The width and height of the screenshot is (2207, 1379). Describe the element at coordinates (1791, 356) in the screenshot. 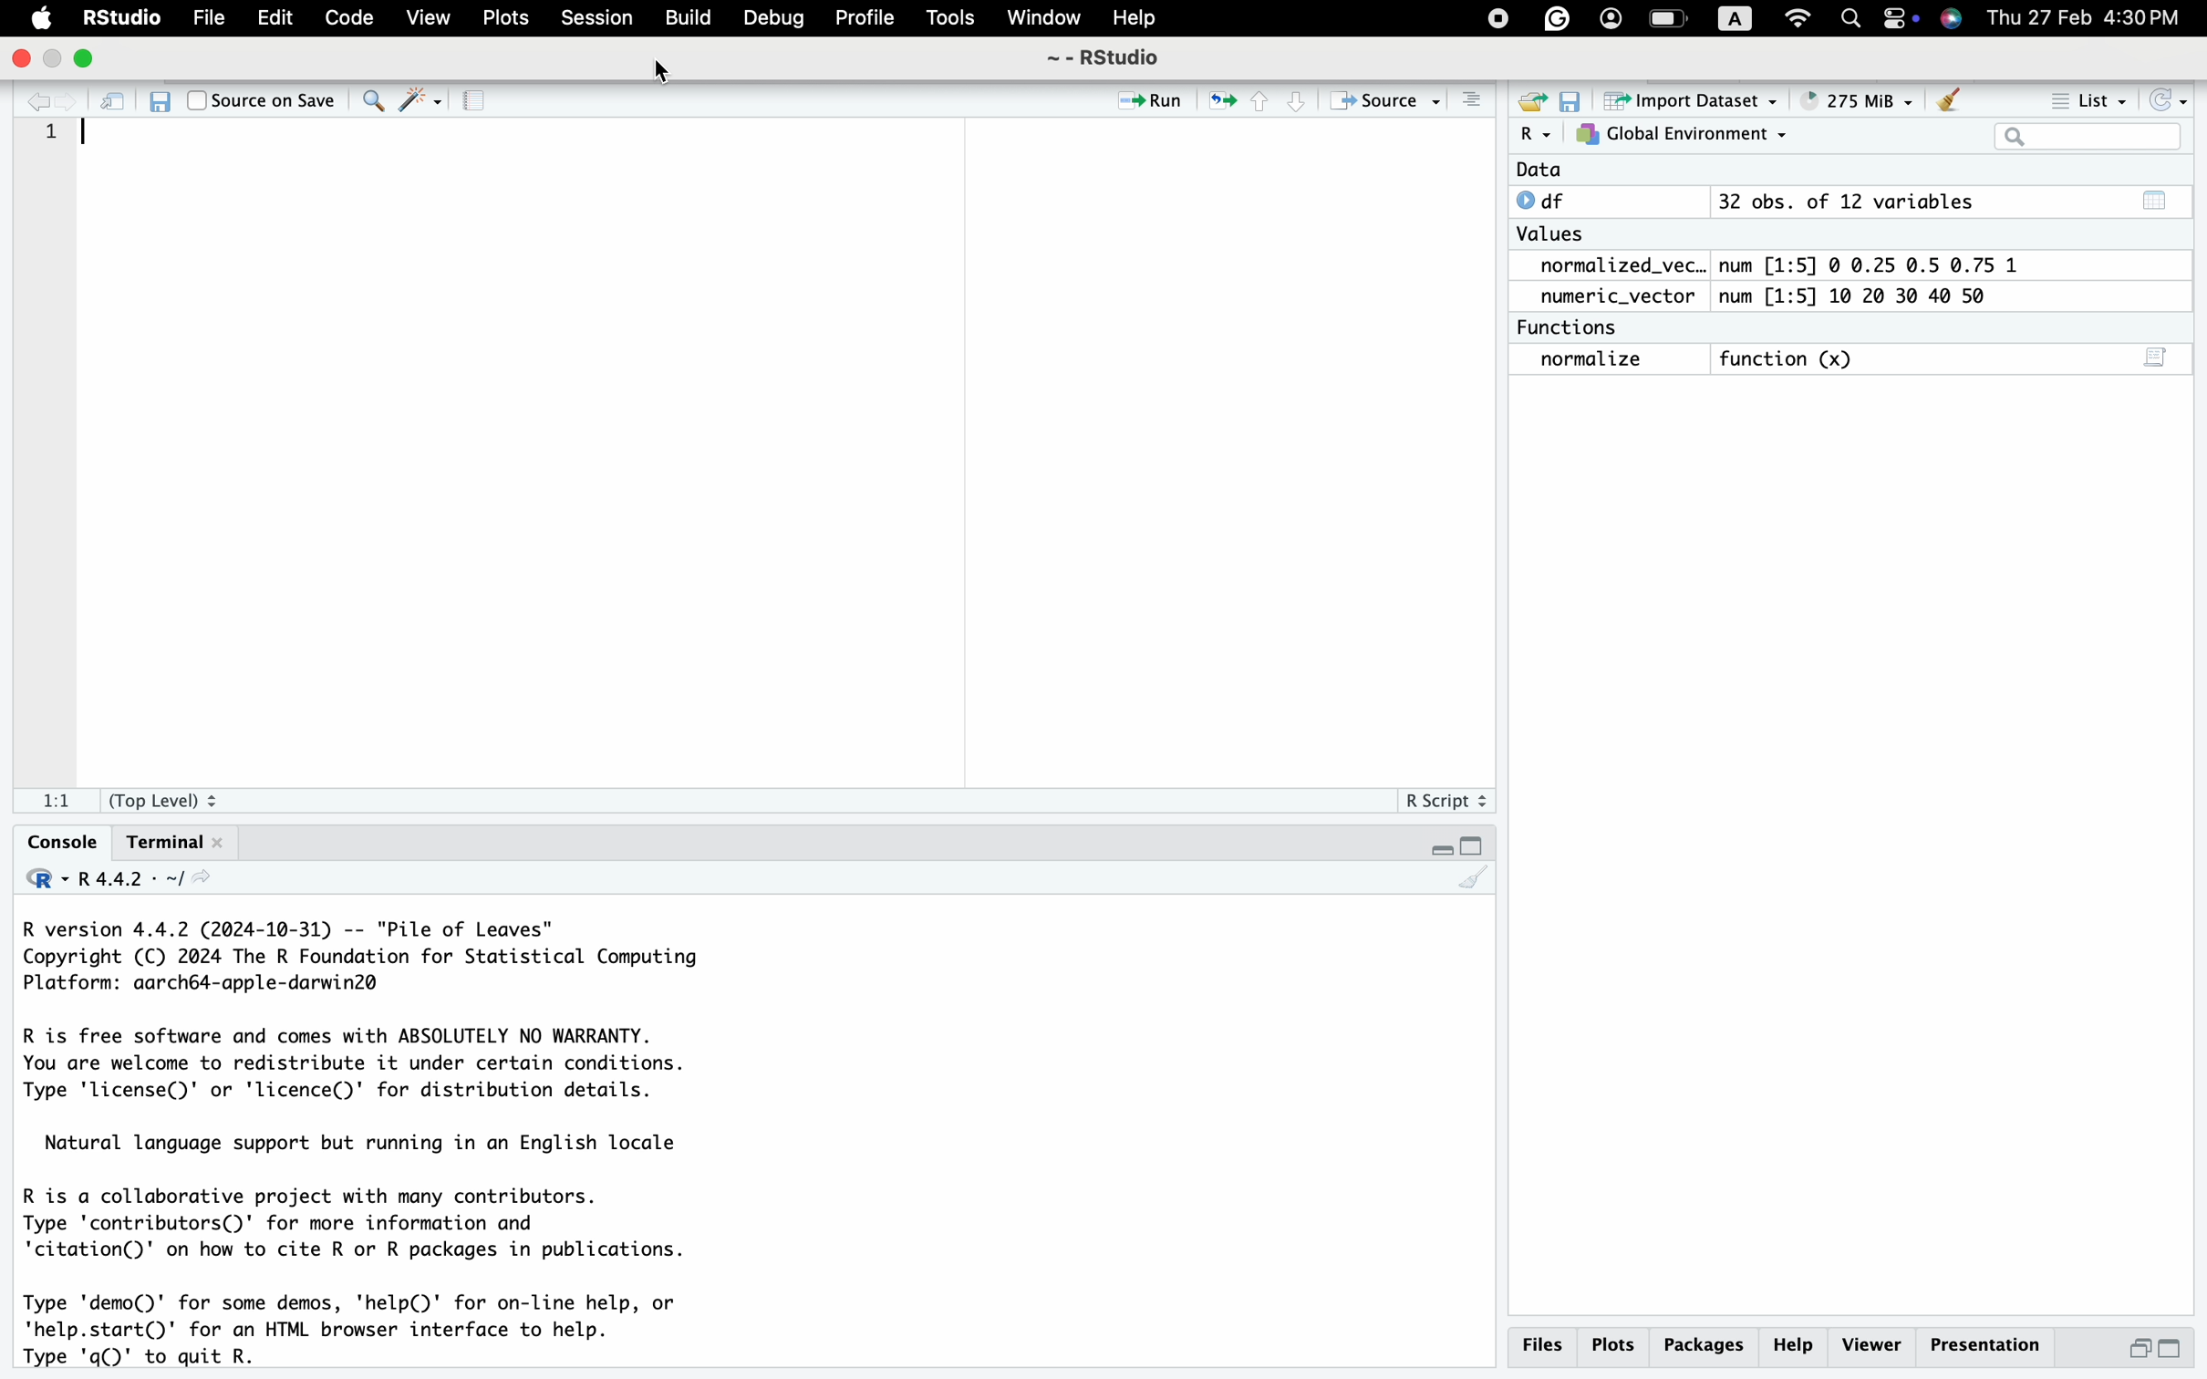

I see `function (x)` at that location.